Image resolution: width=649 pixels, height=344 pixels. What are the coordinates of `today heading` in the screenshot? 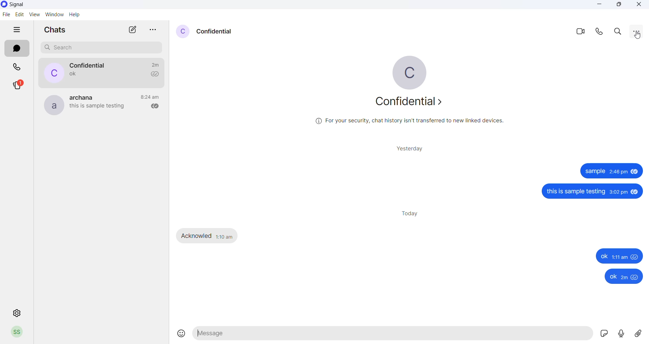 It's located at (410, 214).